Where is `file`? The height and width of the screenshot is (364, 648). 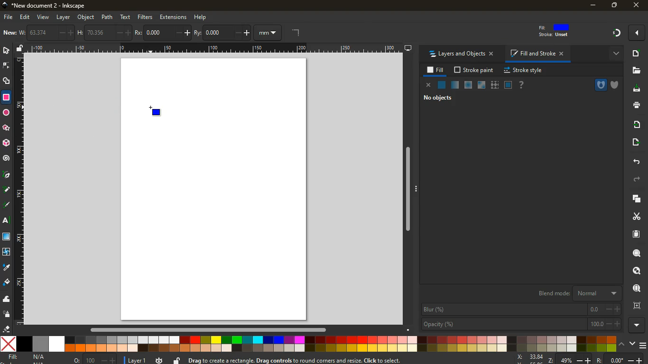
file is located at coordinates (7, 18).